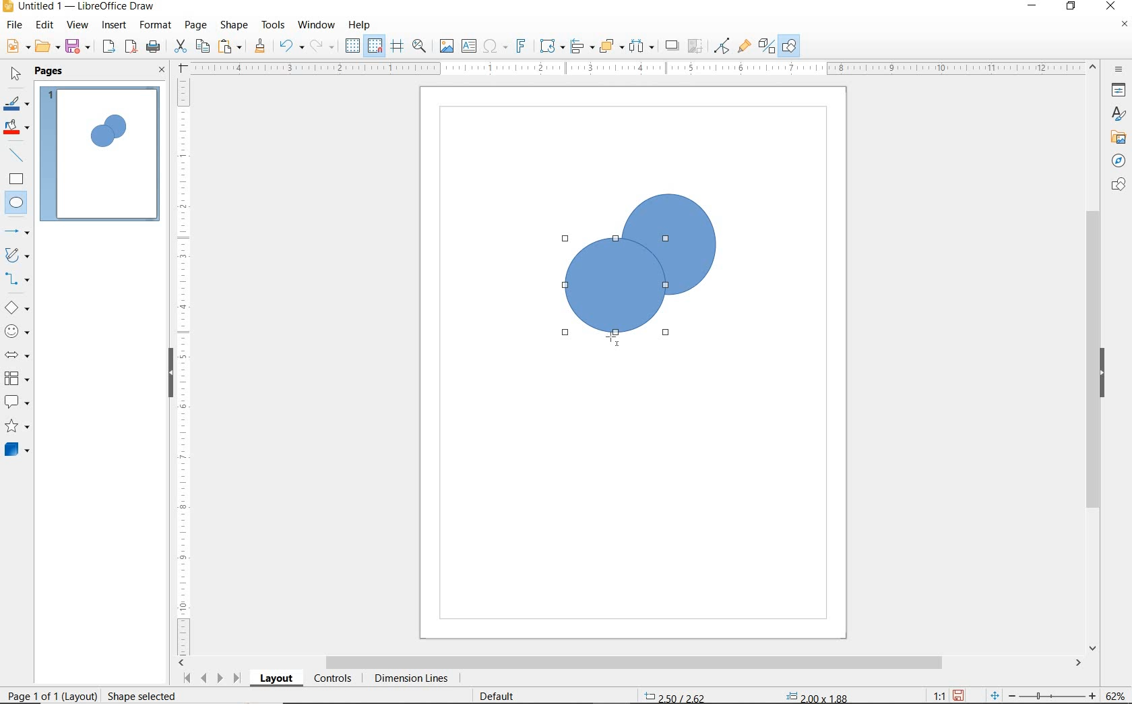 The height and width of the screenshot is (704, 1132). I want to click on MINIMIZE, so click(1034, 7).